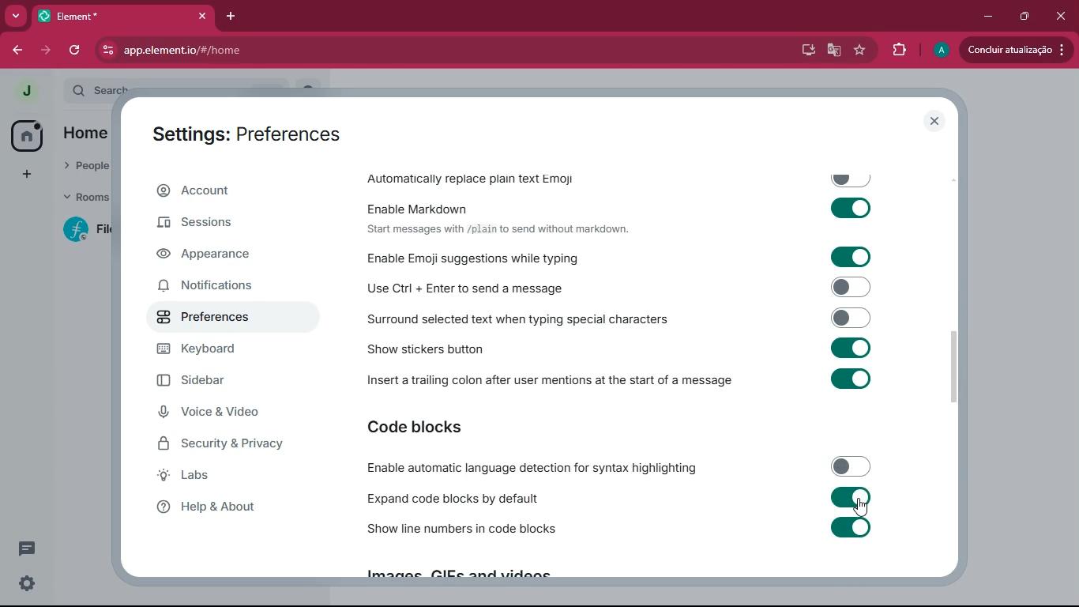 Image resolution: width=1079 pixels, height=607 pixels. What do you see at coordinates (228, 478) in the screenshot?
I see `labs` at bounding box center [228, 478].